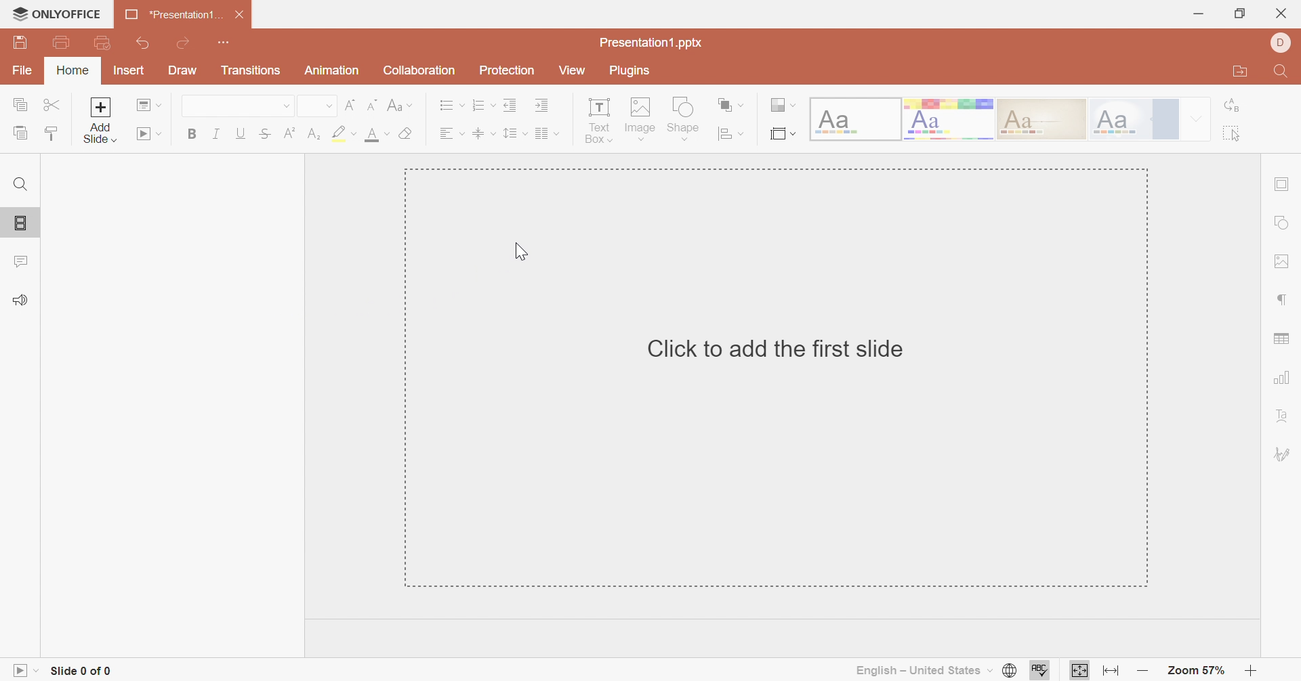 This screenshot has width=1301, height=681. Describe the element at coordinates (60, 41) in the screenshot. I see `Print` at that location.